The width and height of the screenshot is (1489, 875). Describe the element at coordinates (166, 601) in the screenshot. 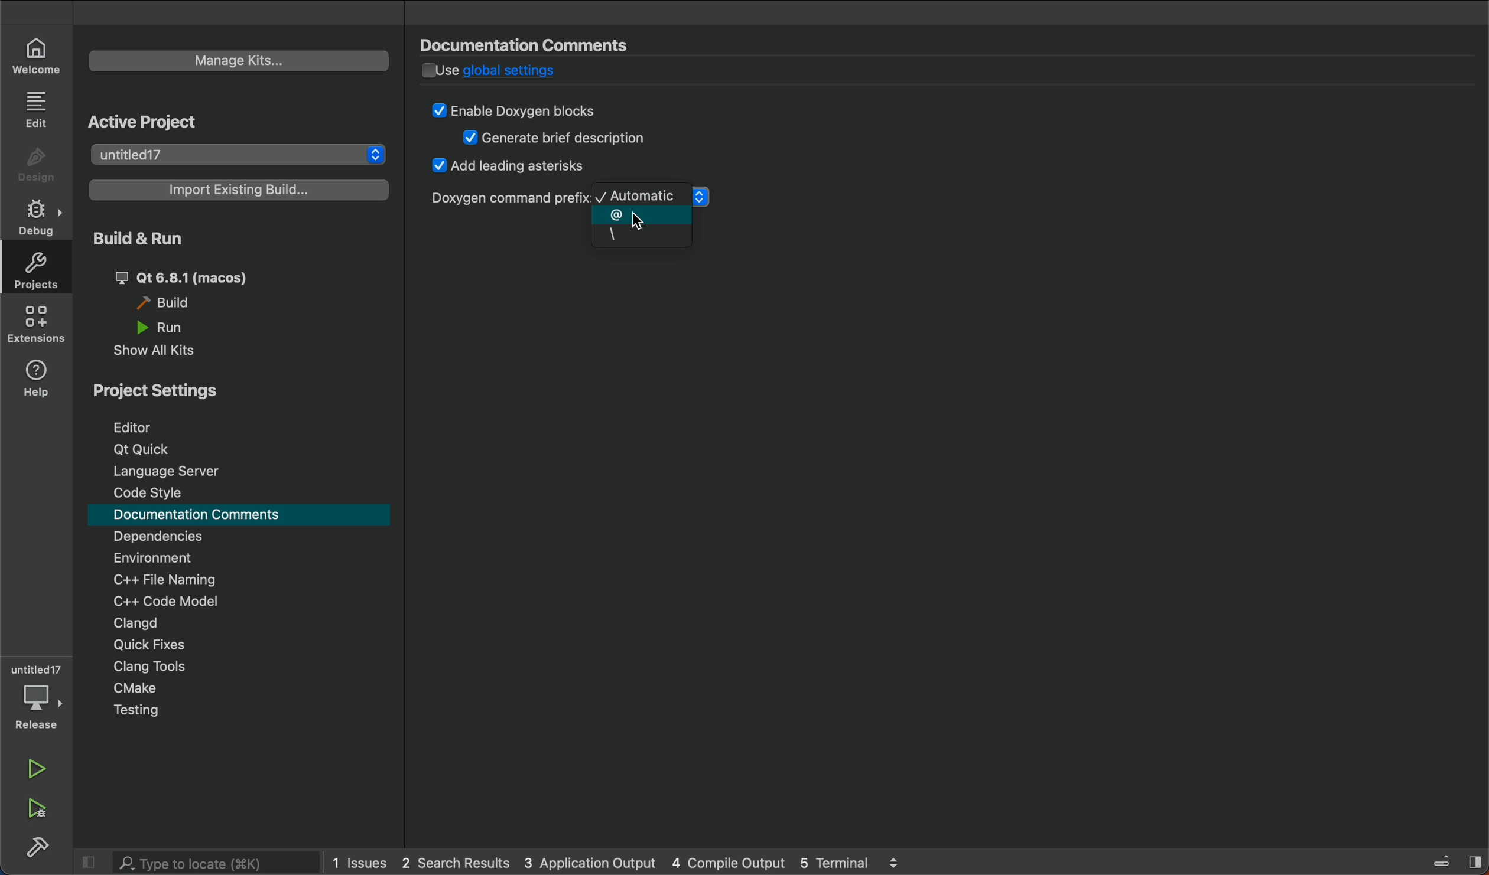

I see `c model` at that location.